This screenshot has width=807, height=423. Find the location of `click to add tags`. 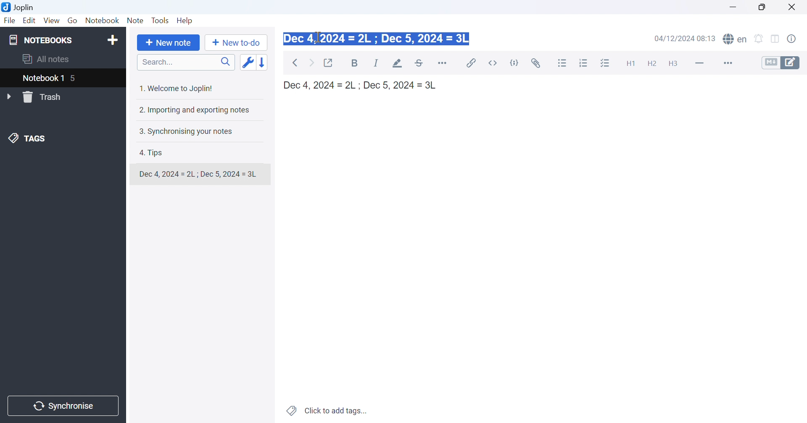

click to add tags is located at coordinates (328, 411).